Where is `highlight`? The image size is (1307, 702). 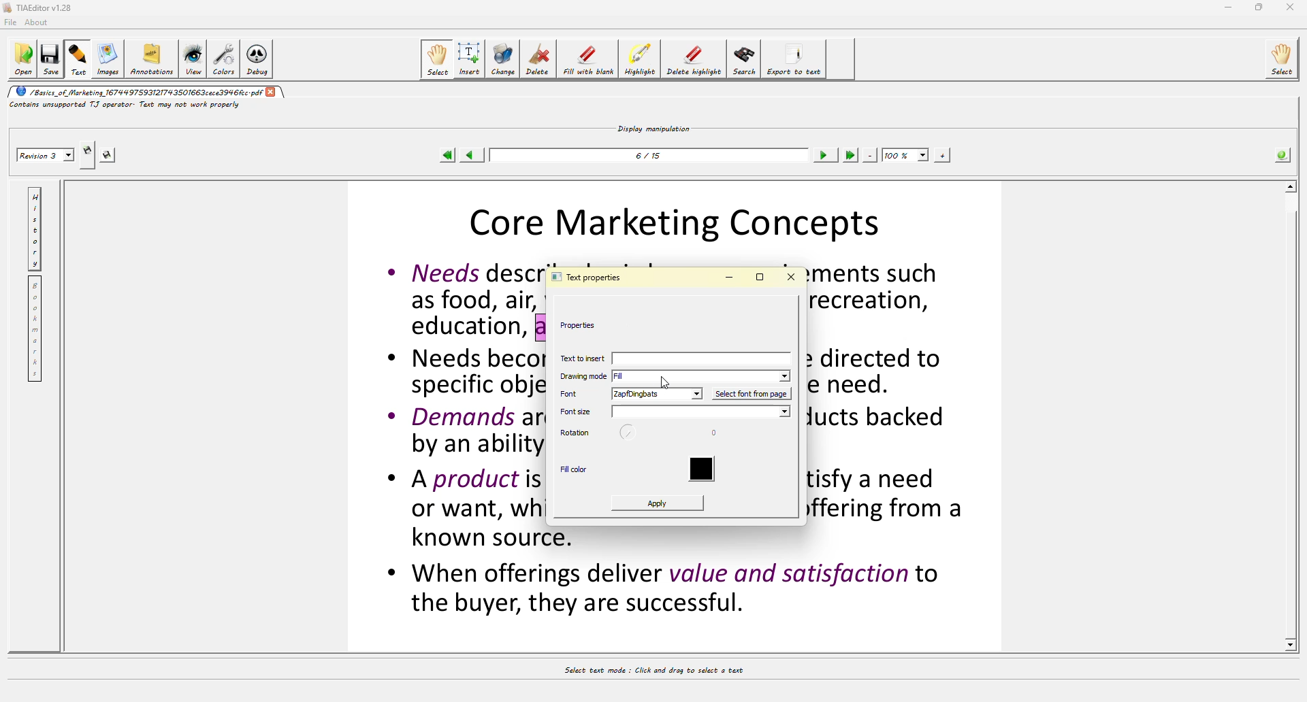 highlight is located at coordinates (640, 61).